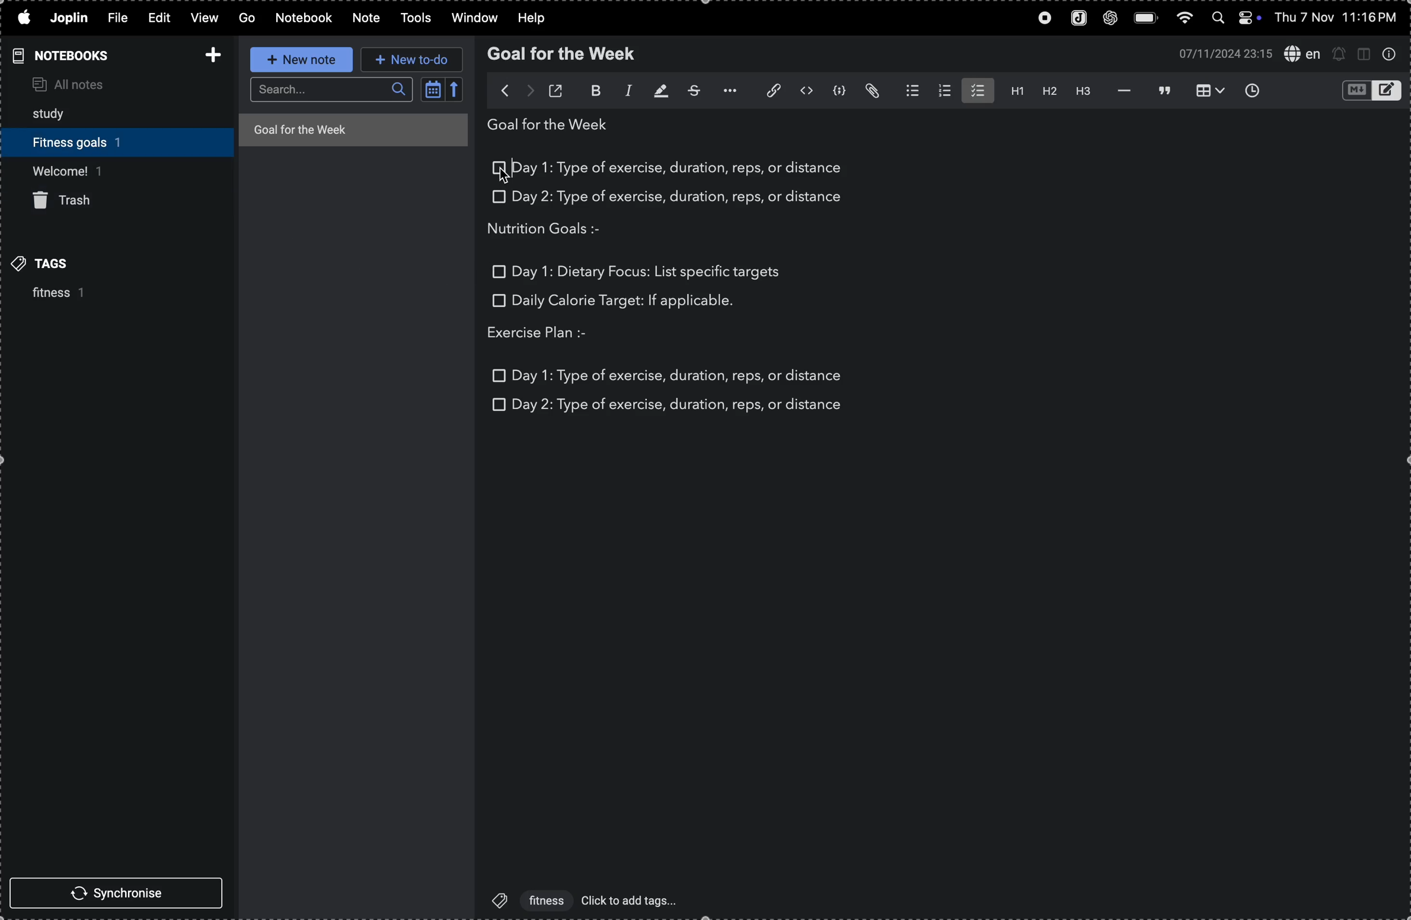 This screenshot has height=920, width=1411. Describe the element at coordinates (49, 295) in the screenshot. I see `fitness 1 ` at that location.